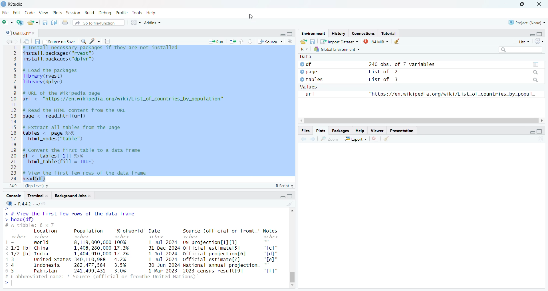 The height and width of the screenshot is (291, 548). What do you see at coordinates (384, 72) in the screenshot?
I see `List of 2` at bounding box center [384, 72].